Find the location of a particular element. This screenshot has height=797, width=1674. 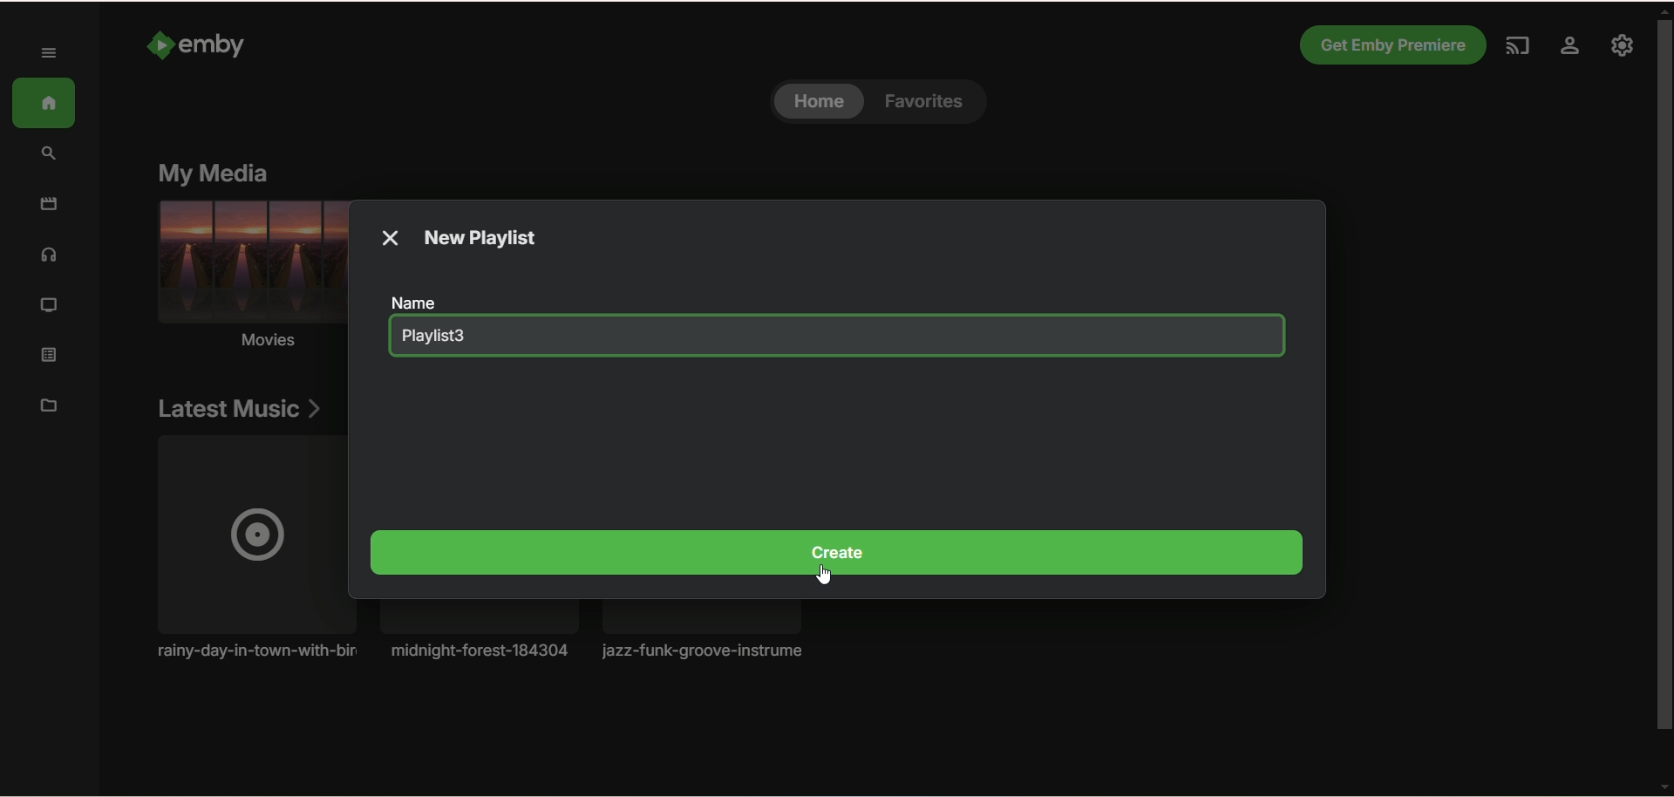

playlist is located at coordinates (55, 357).